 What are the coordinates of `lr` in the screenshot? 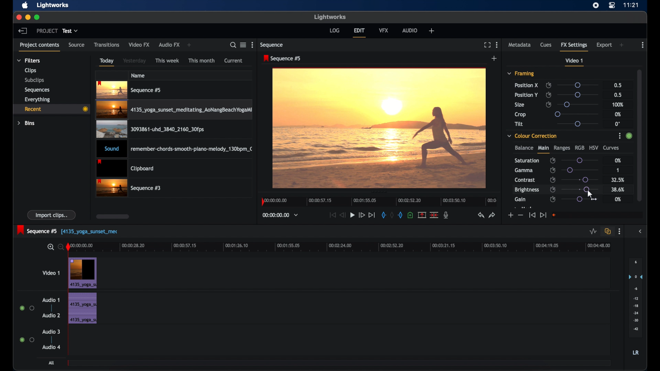 It's located at (636, 352).